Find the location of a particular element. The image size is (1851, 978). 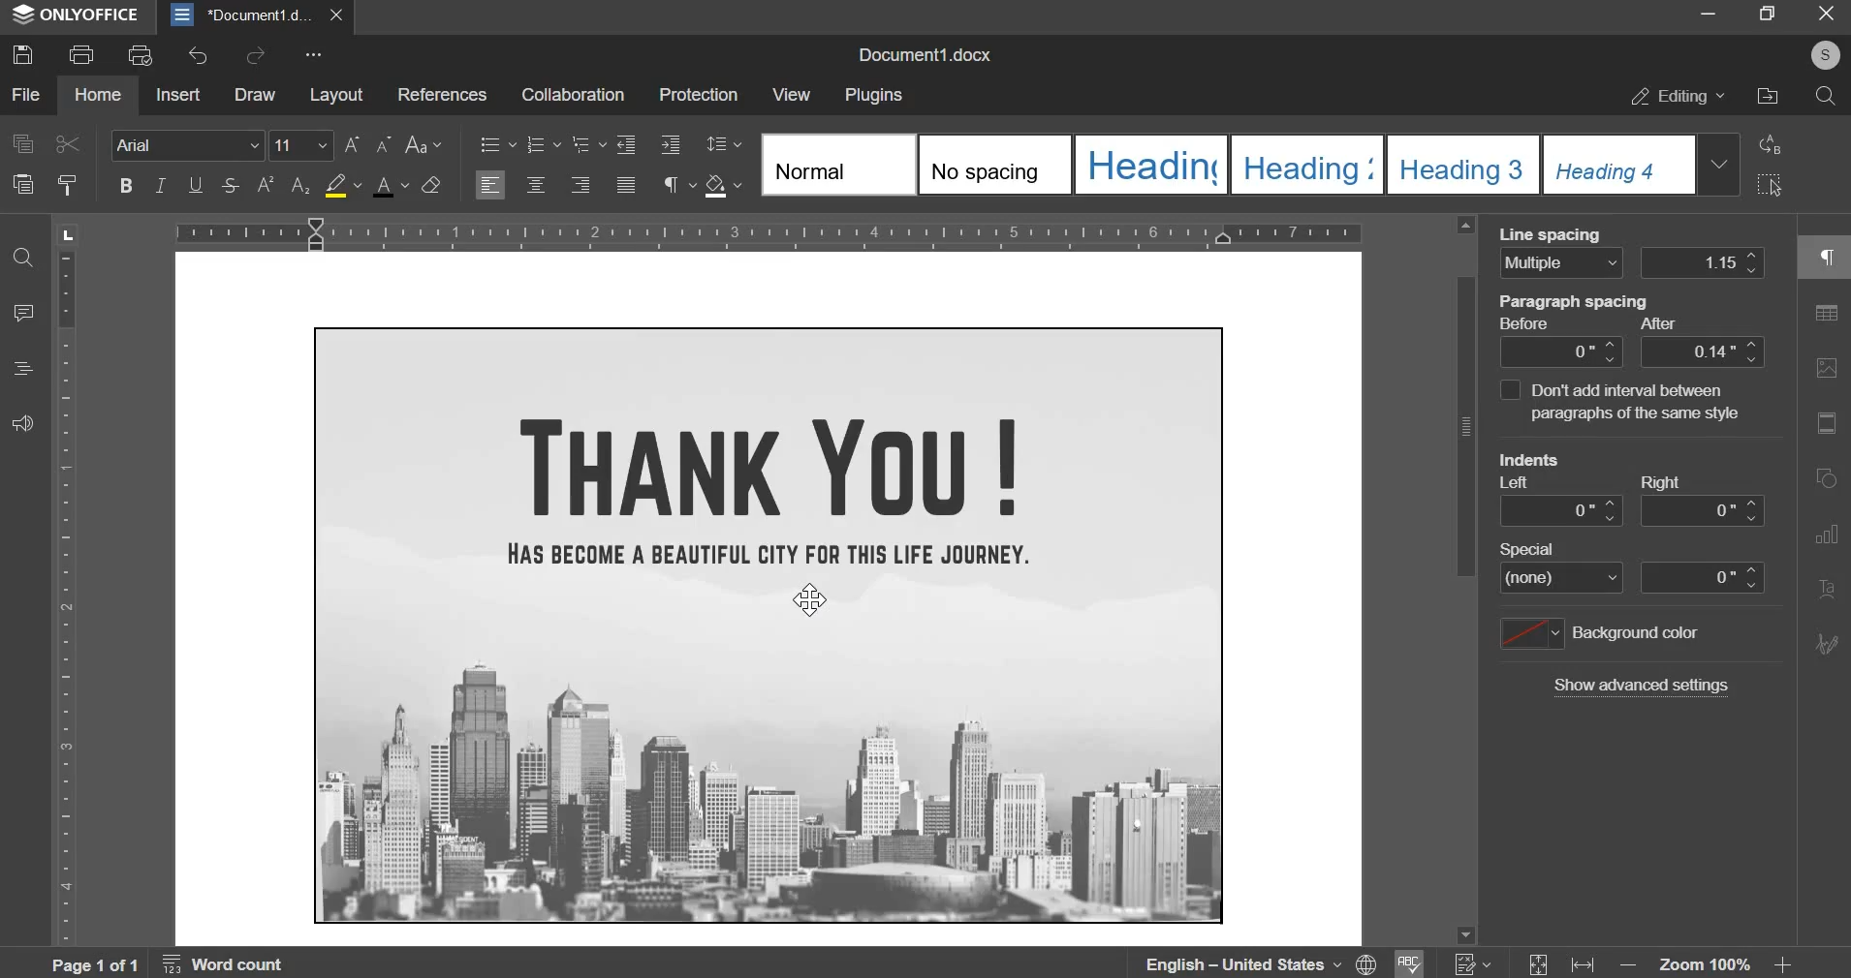

close is located at coordinates (1822, 15).